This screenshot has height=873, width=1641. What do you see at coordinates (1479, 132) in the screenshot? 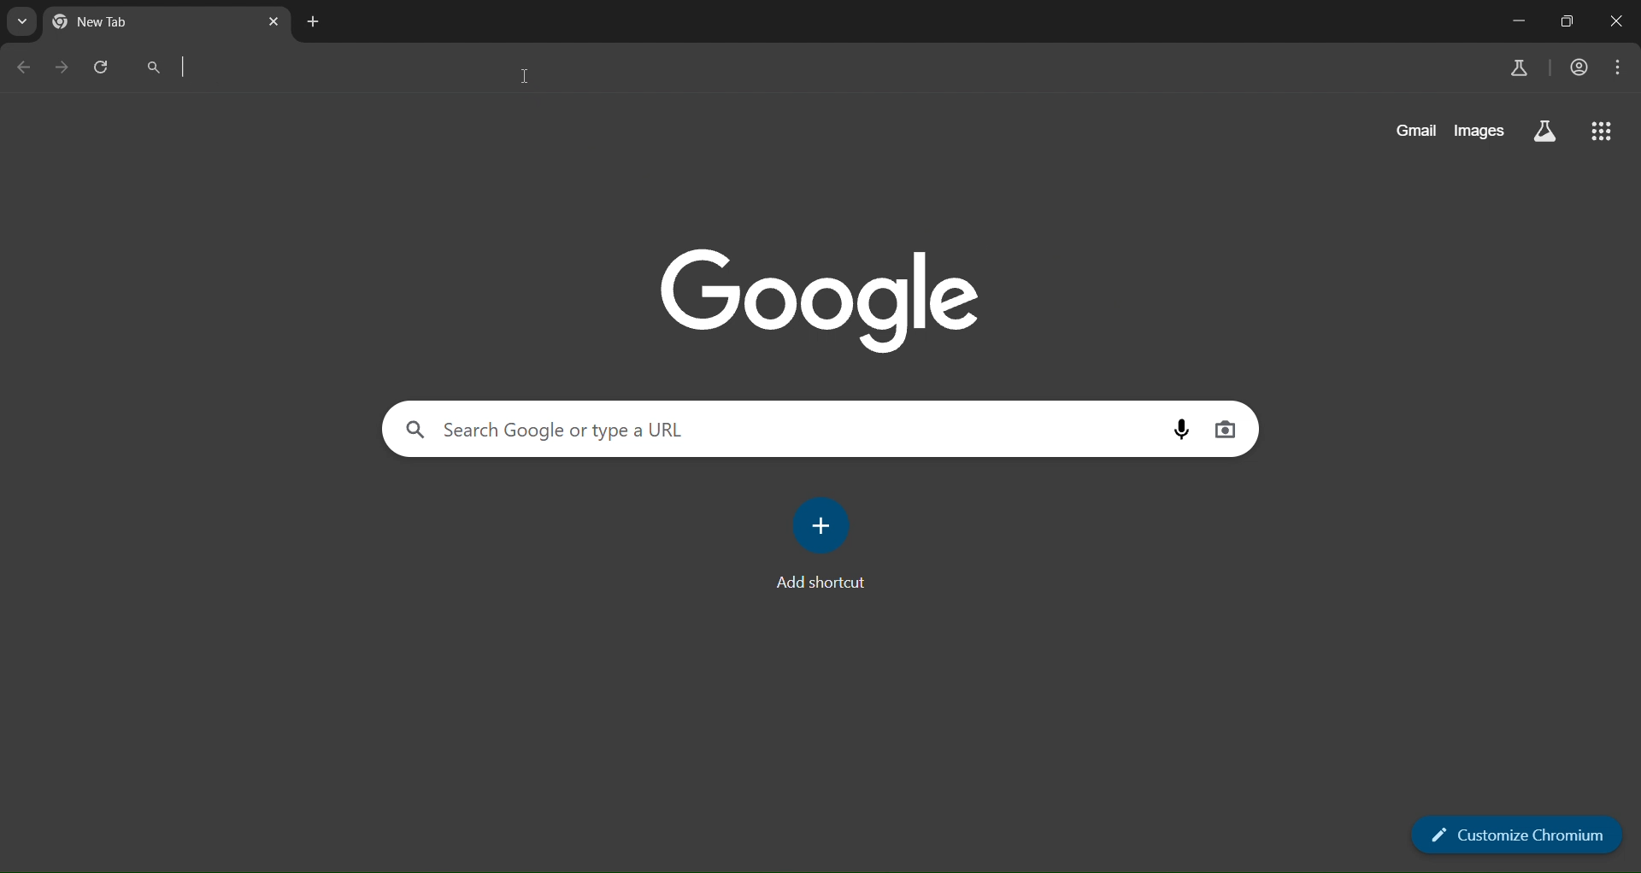
I see `images` at bounding box center [1479, 132].